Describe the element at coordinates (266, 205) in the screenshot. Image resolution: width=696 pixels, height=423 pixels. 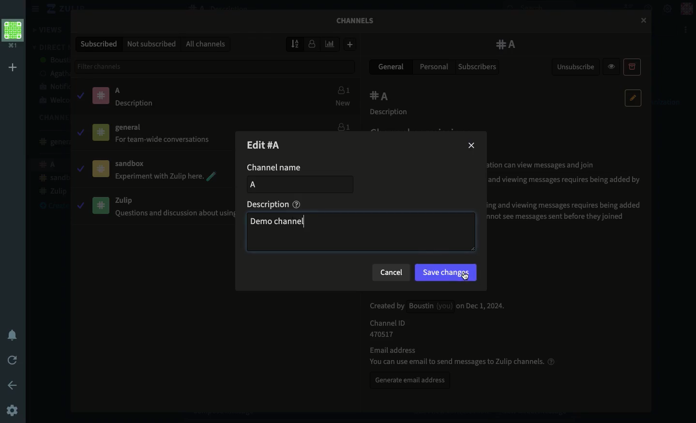
I see `Description` at that location.